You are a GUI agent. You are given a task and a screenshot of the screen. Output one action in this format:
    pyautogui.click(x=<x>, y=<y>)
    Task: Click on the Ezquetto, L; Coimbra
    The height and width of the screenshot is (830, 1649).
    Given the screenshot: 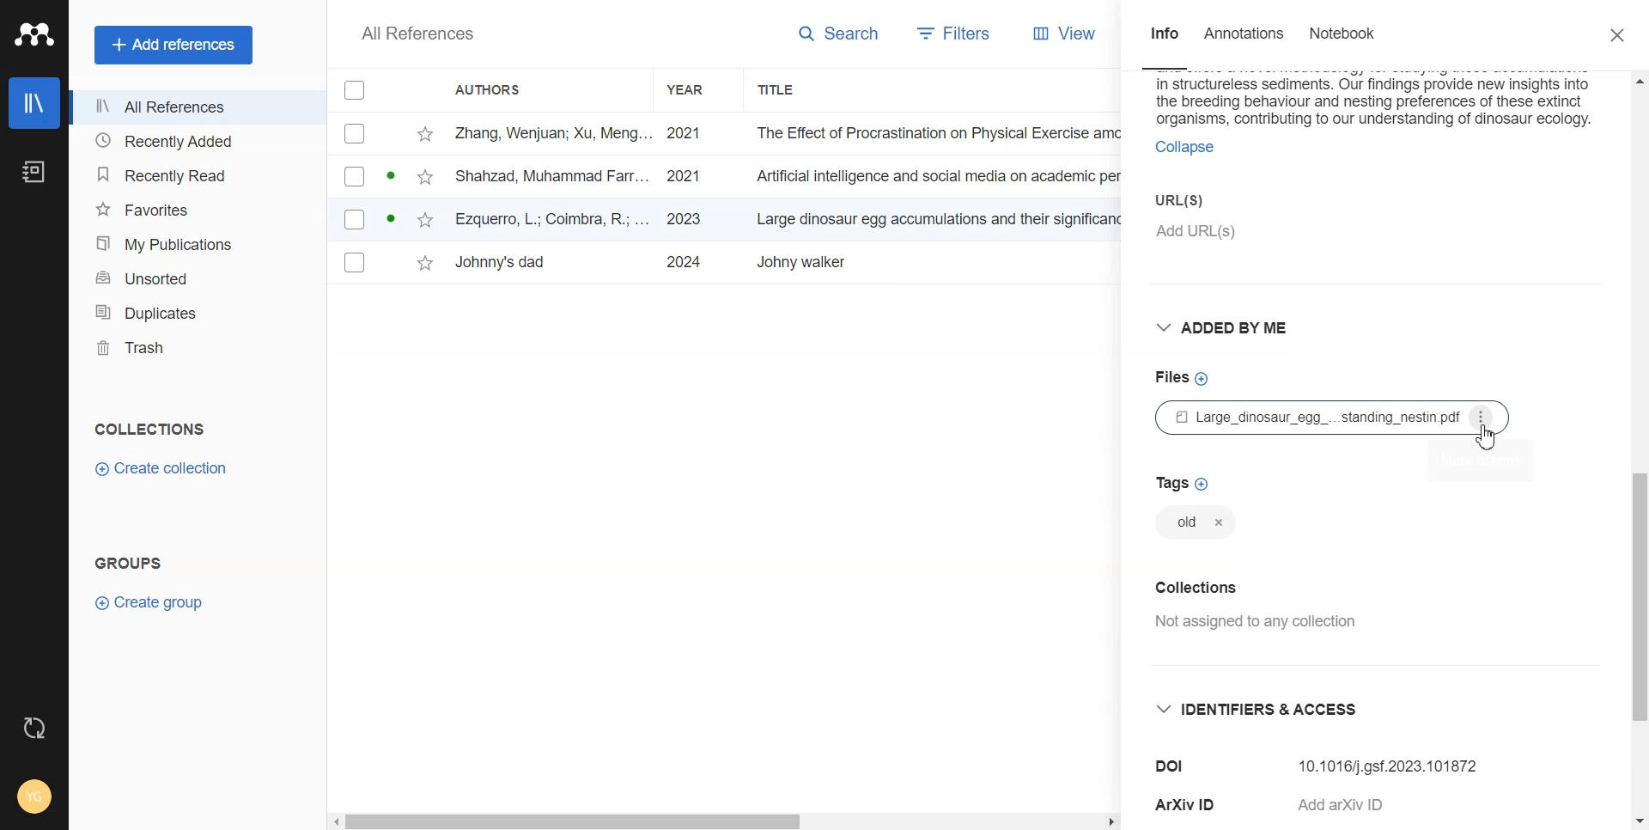 What is the action you would take?
    pyautogui.click(x=553, y=220)
    